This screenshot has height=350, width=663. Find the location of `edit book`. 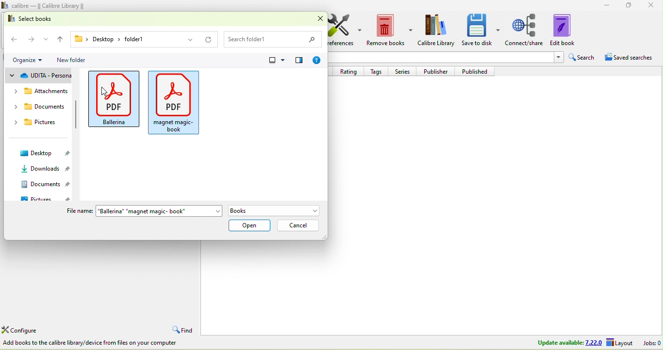

edit book is located at coordinates (565, 31).